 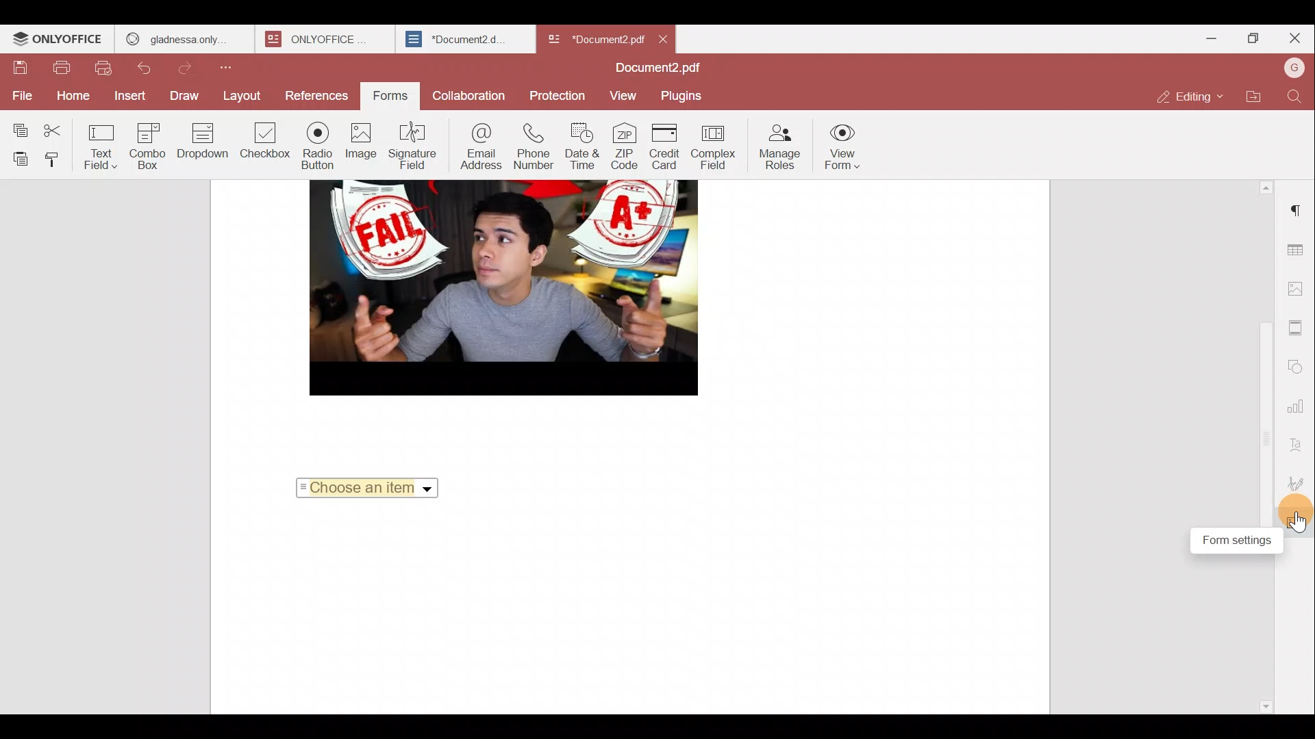 I want to click on Form settings, so click(x=1298, y=521).